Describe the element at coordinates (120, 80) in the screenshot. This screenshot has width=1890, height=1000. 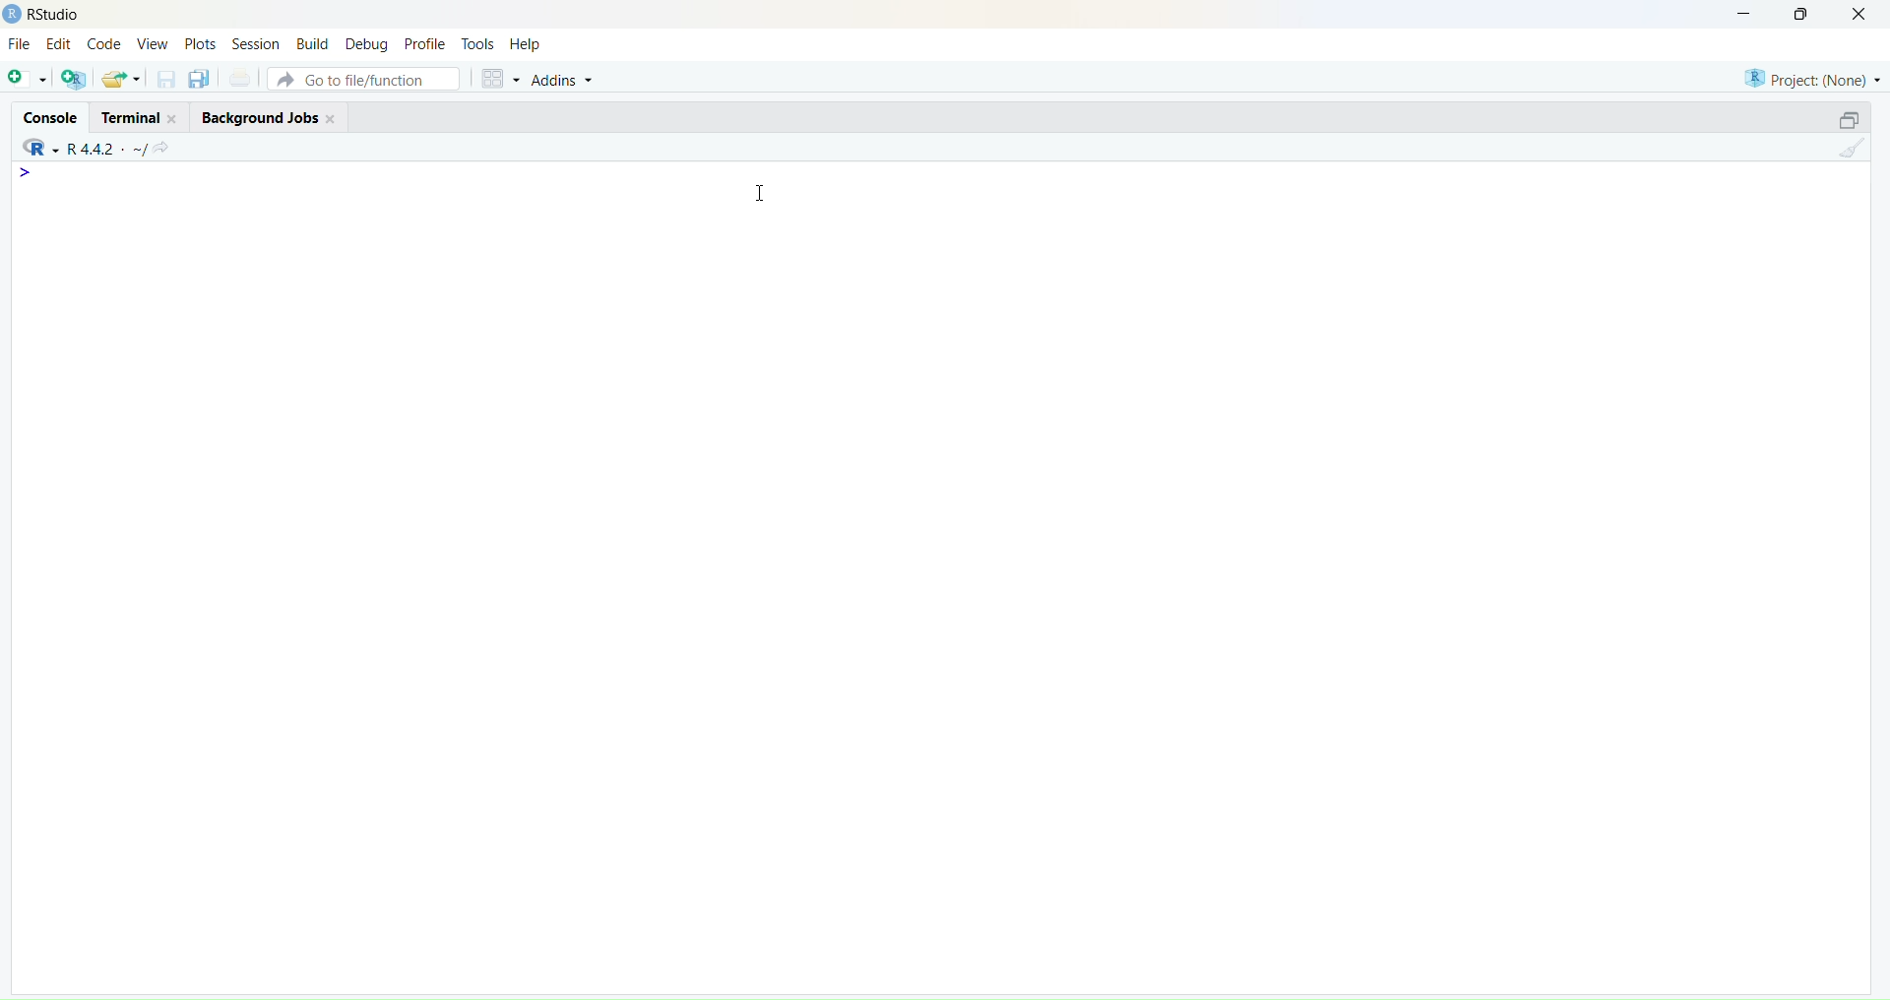
I see `save and export` at that location.